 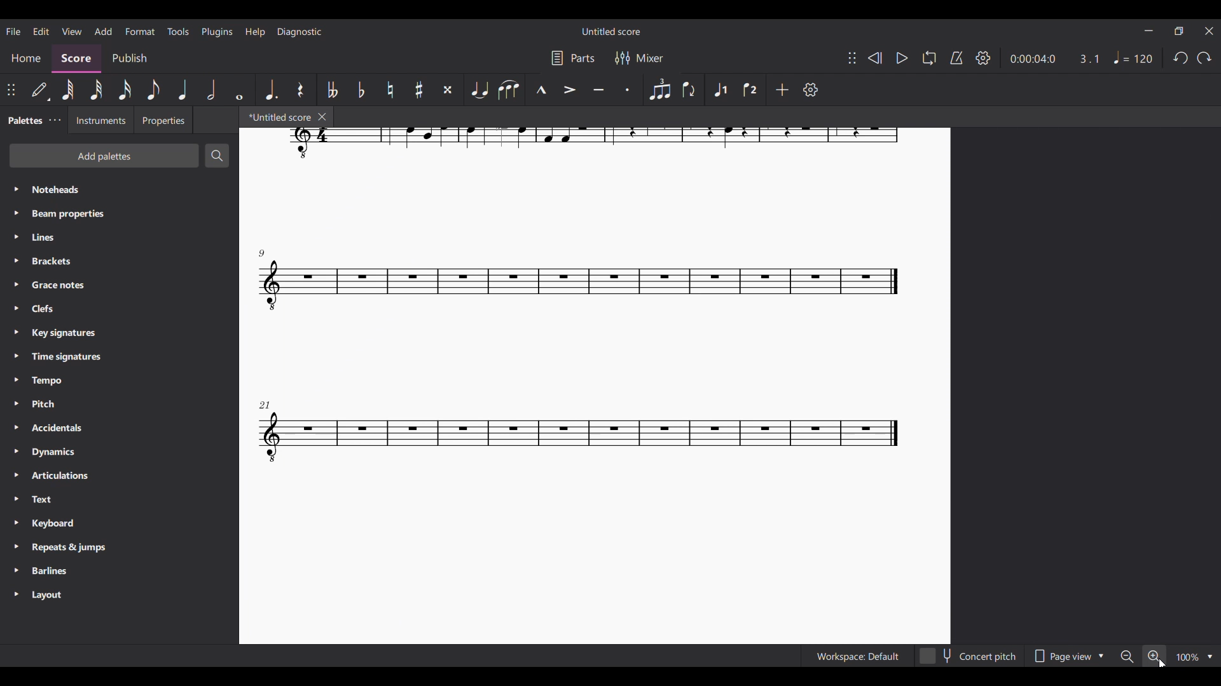 I want to click on Properties, so click(x=164, y=120).